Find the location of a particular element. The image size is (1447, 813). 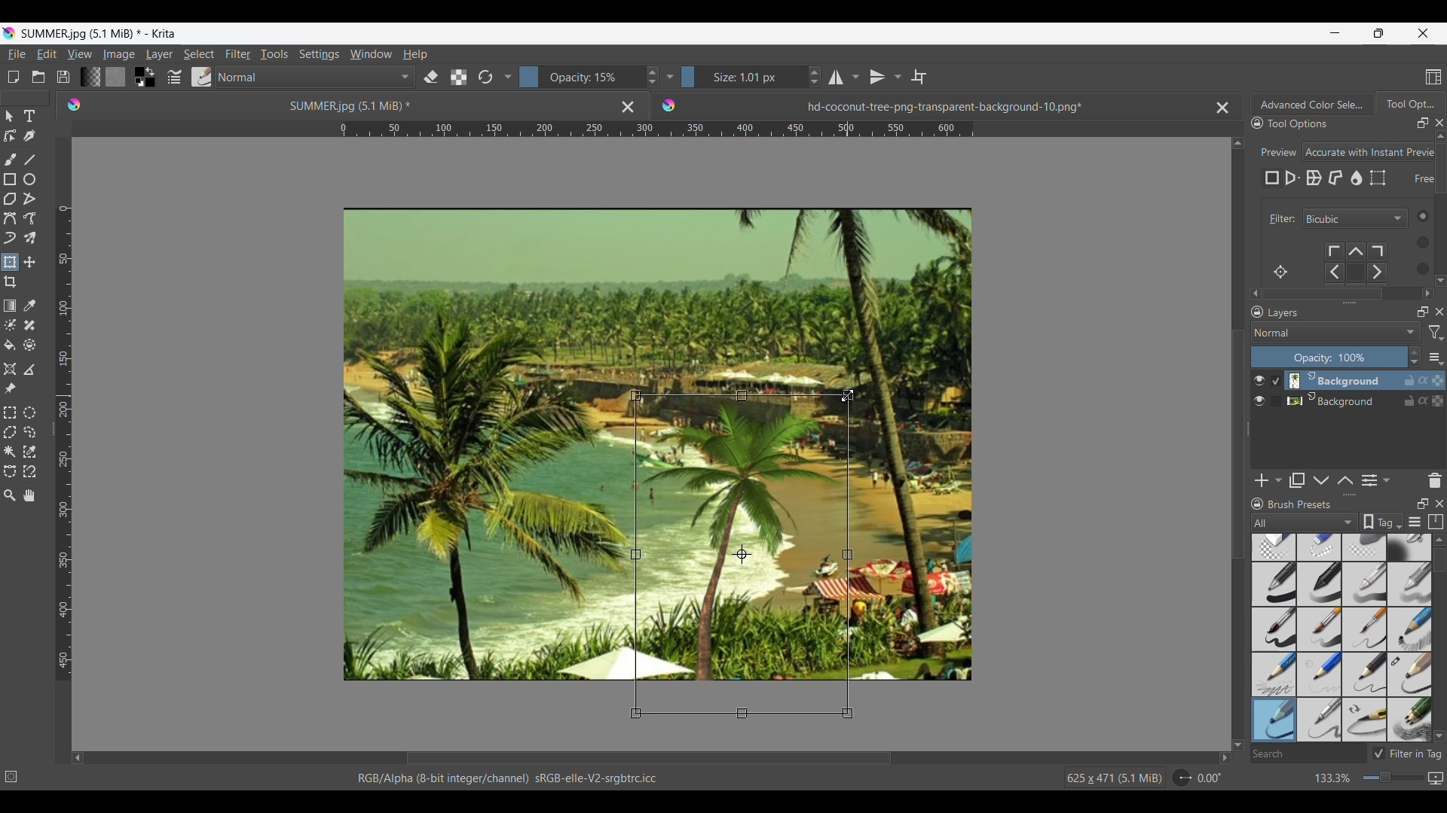

Quick slide of vertical slide bar to top is located at coordinates (1440, 136).